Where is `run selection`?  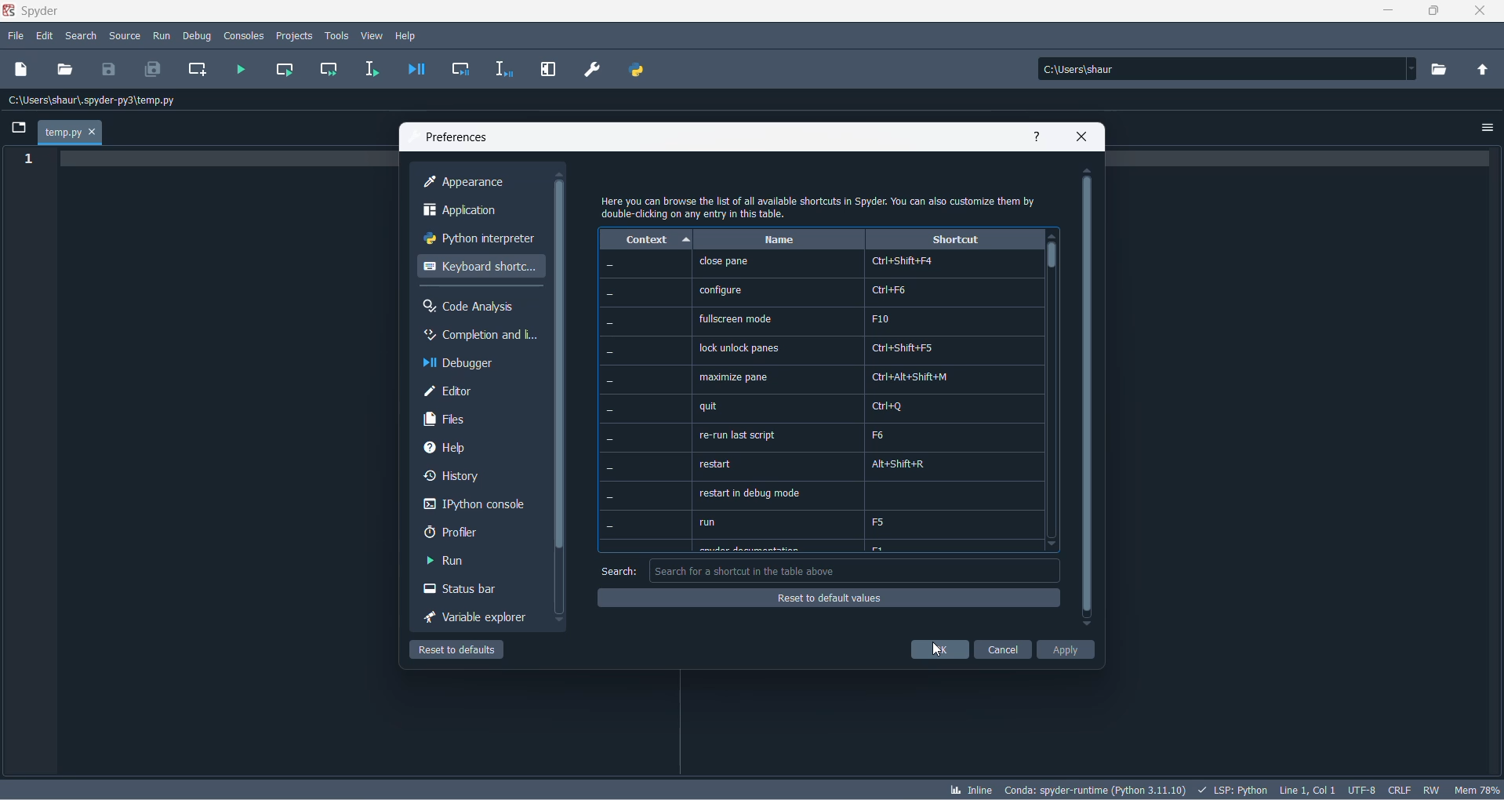
run selection is located at coordinates (369, 70).